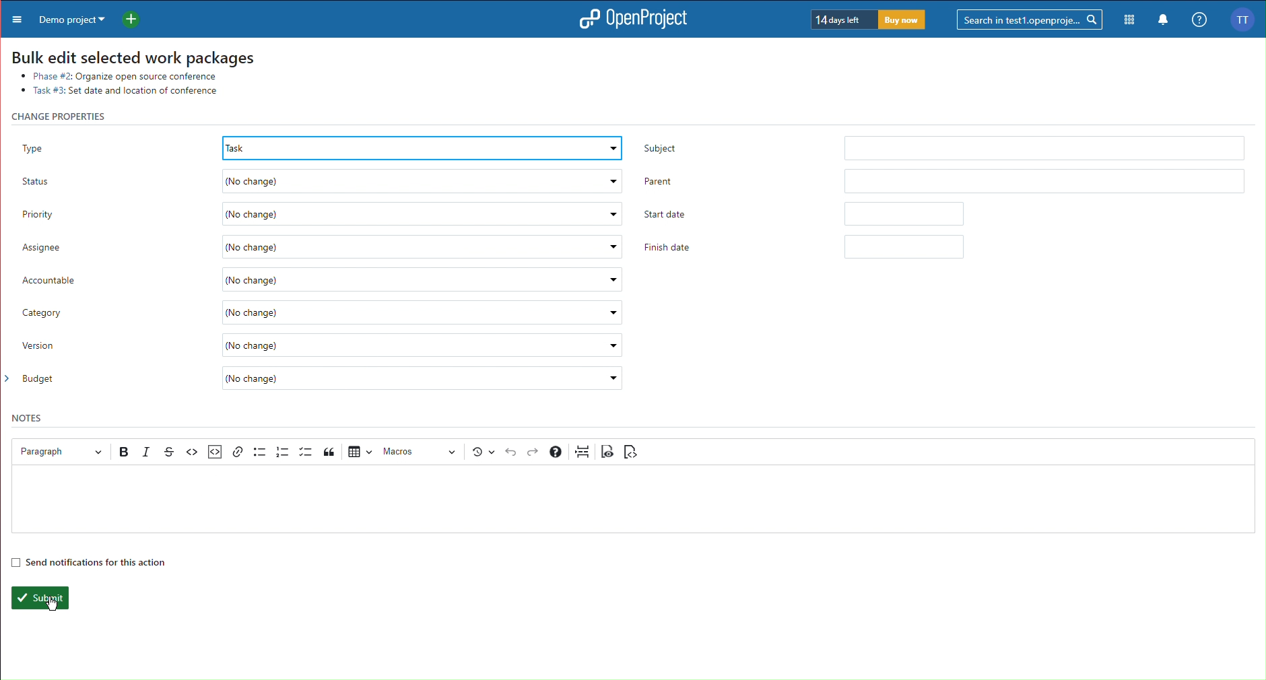 This screenshot has height=680, width=1266. Describe the element at coordinates (331, 451) in the screenshot. I see `Quote` at that location.